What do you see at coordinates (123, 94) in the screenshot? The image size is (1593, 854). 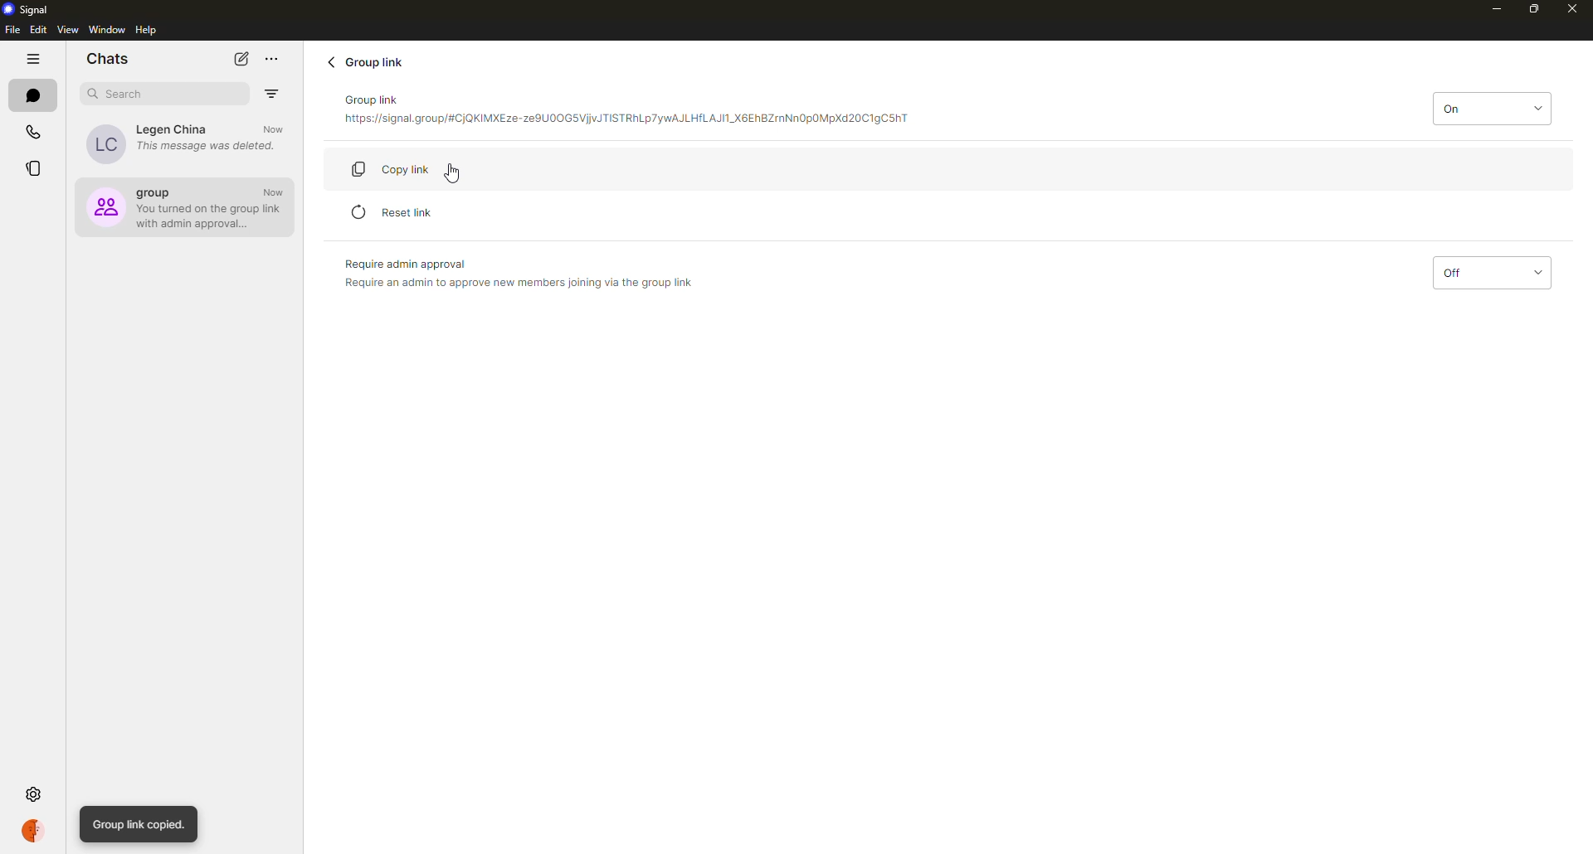 I see `search` at bounding box center [123, 94].